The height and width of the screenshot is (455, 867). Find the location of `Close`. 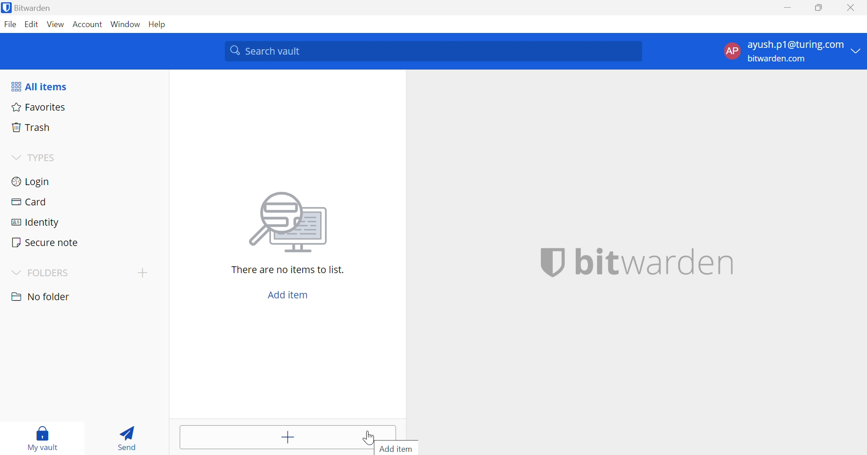

Close is located at coordinates (851, 7).